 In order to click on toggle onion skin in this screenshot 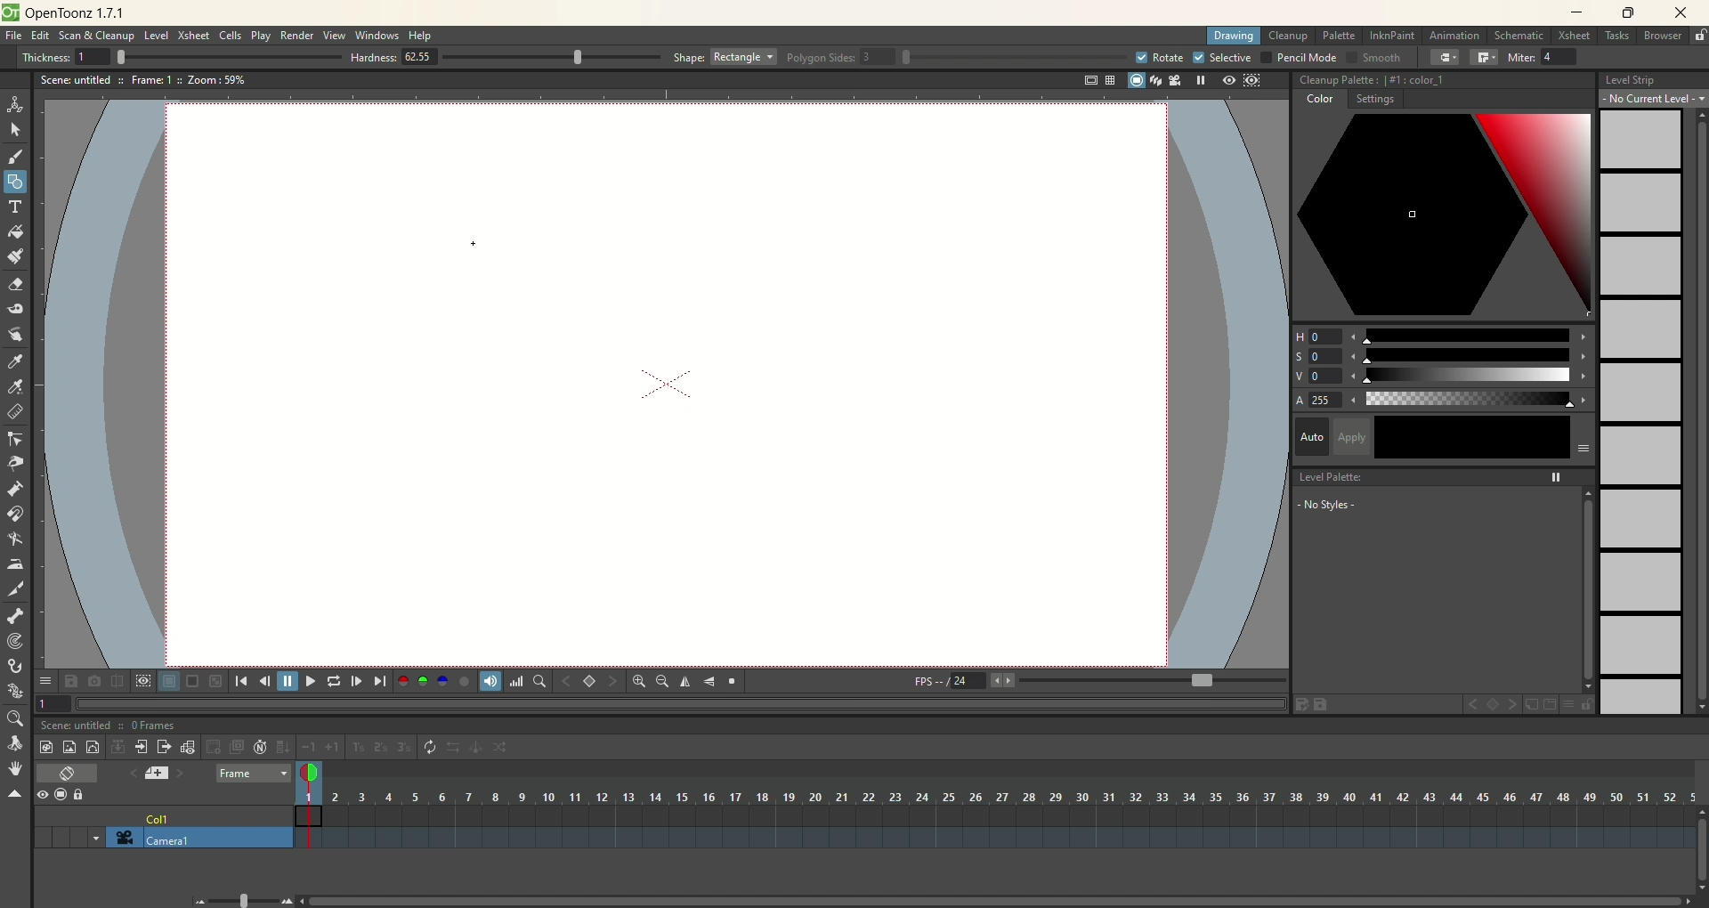, I will do `click(307, 774)`.